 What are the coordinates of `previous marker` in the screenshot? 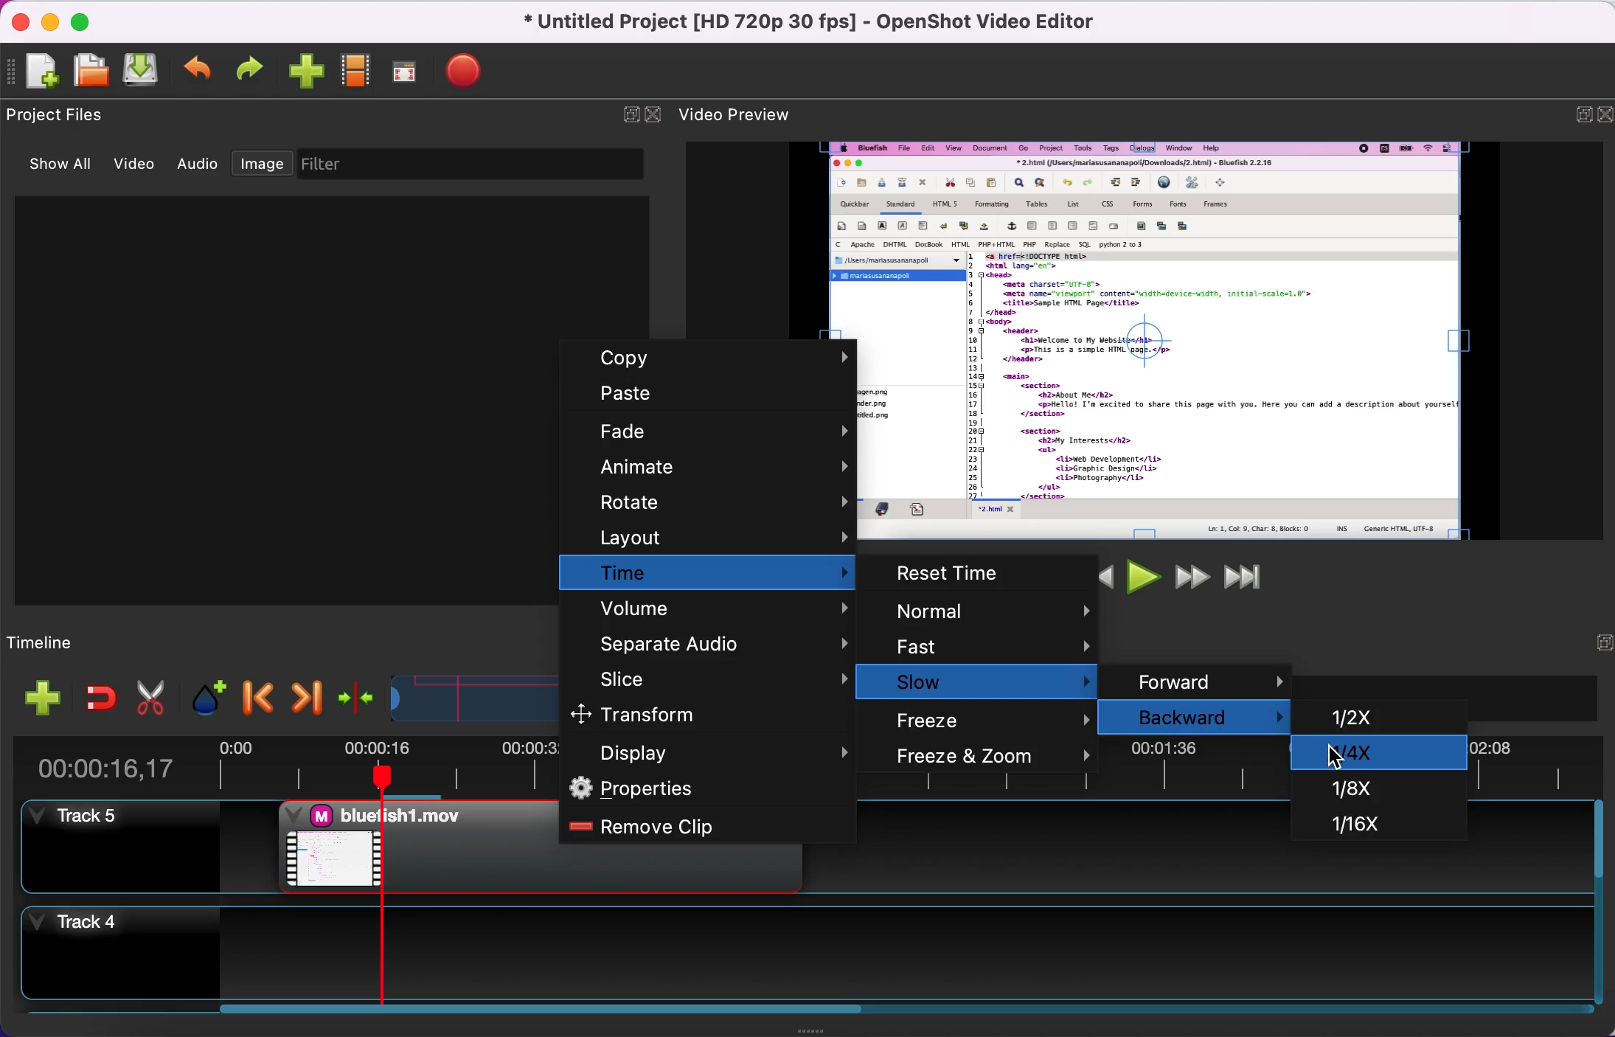 It's located at (255, 693).